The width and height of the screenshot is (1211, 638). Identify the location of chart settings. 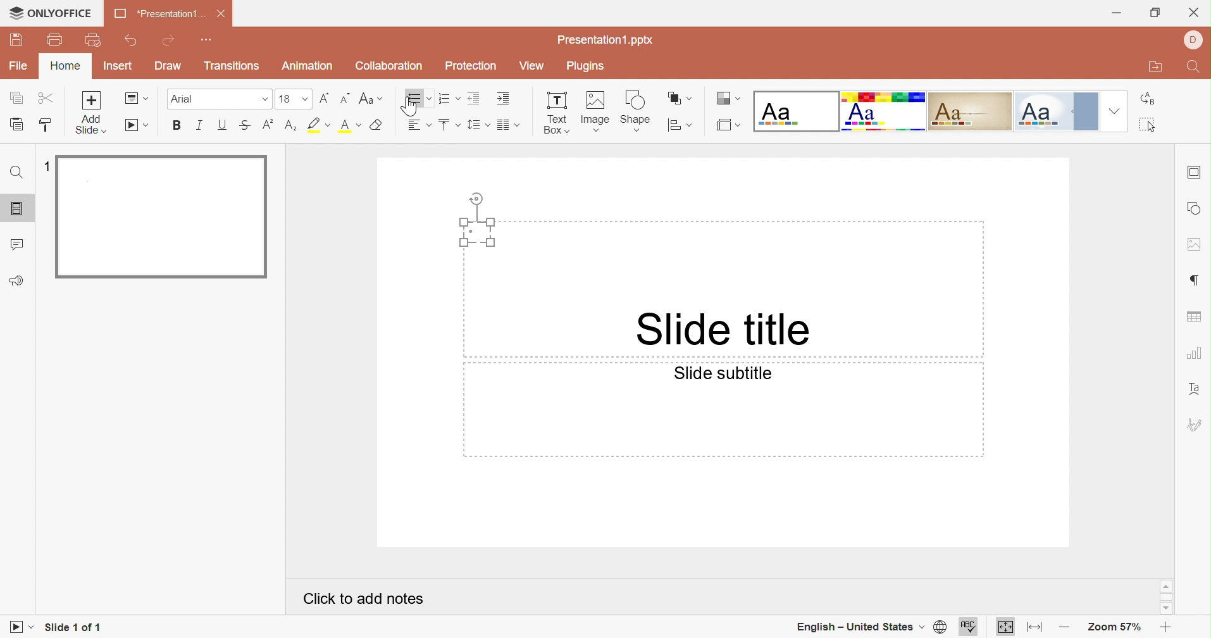
(1194, 356).